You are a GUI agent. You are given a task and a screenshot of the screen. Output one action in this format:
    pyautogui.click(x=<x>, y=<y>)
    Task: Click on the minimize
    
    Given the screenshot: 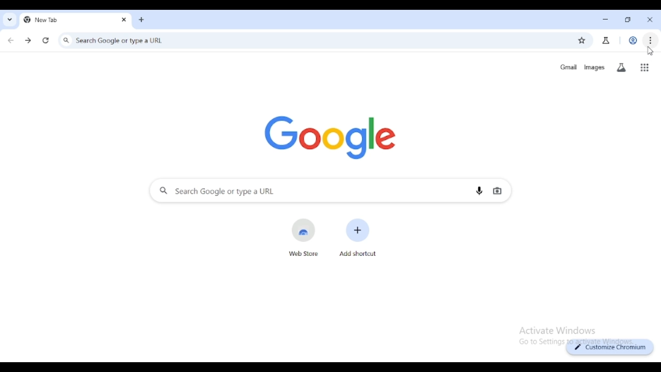 What is the action you would take?
    pyautogui.click(x=606, y=20)
    